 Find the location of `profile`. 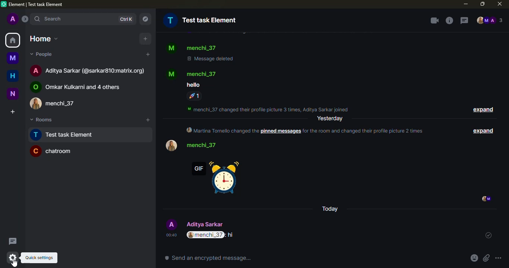

profile is located at coordinates (171, 224).